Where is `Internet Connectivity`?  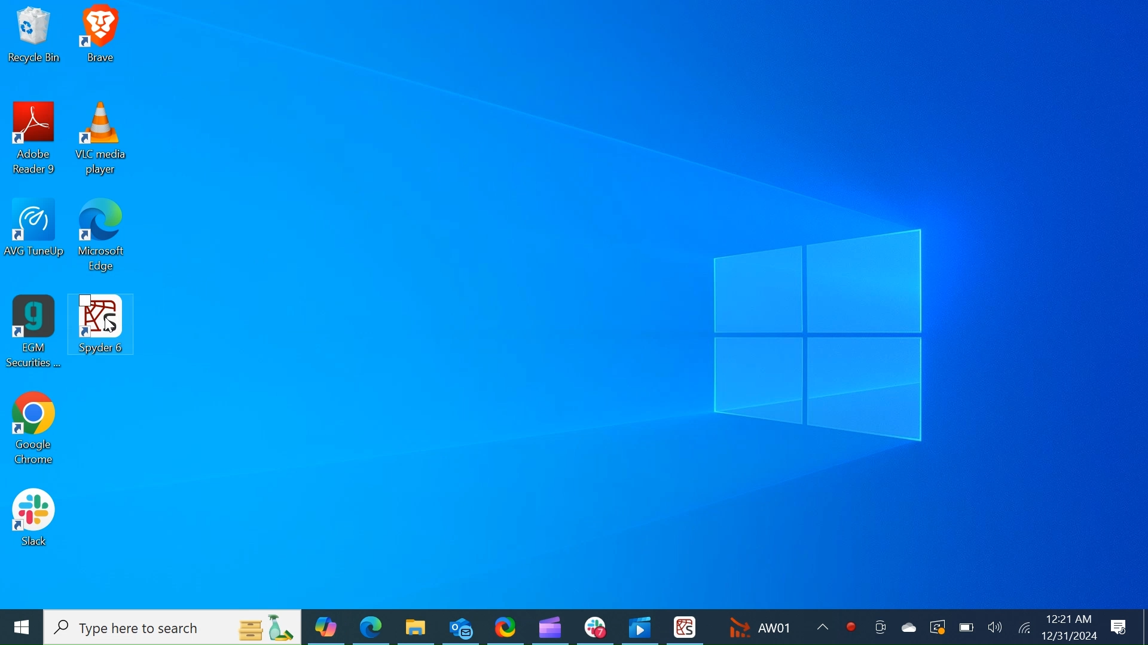
Internet Connectivity is located at coordinates (1024, 626).